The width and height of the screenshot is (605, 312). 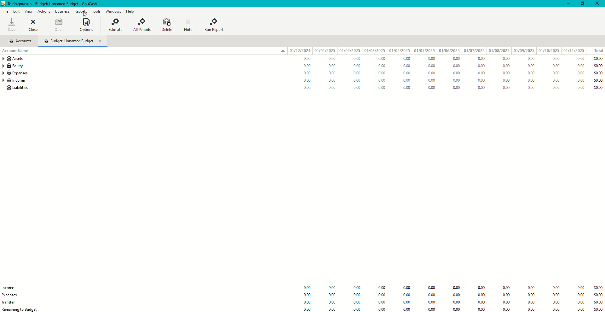 I want to click on Account Name, so click(x=18, y=51).